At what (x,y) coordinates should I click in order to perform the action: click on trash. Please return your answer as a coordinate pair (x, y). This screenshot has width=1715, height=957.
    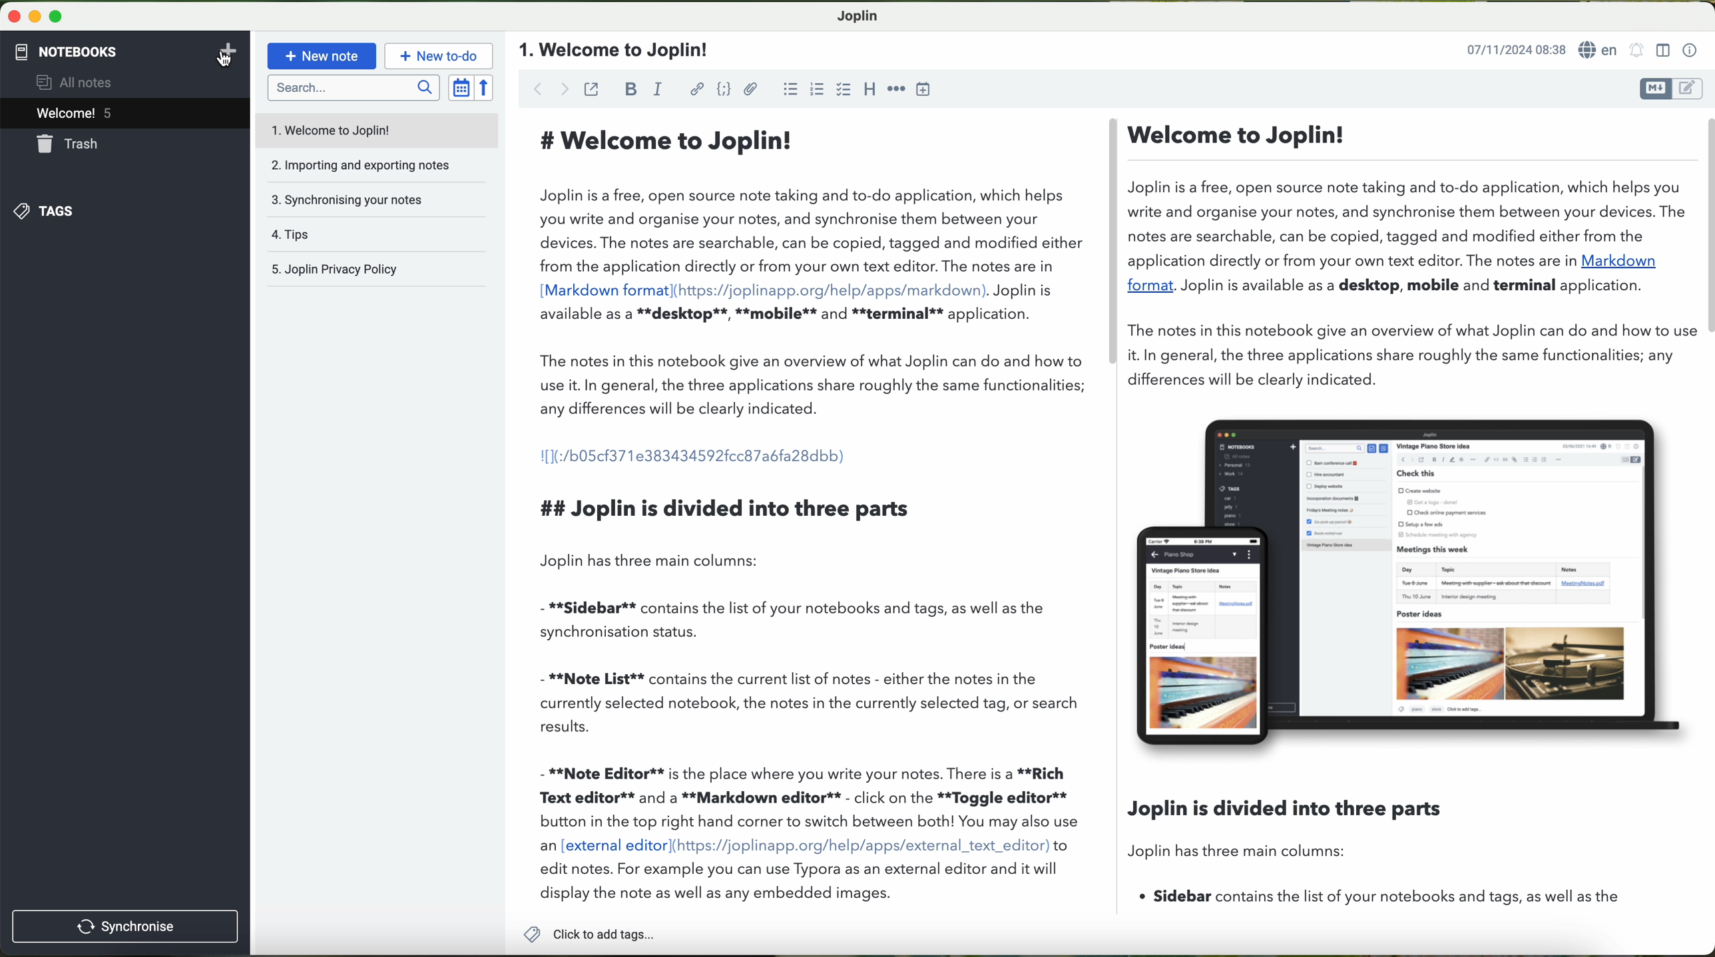
    Looking at the image, I should click on (60, 144).